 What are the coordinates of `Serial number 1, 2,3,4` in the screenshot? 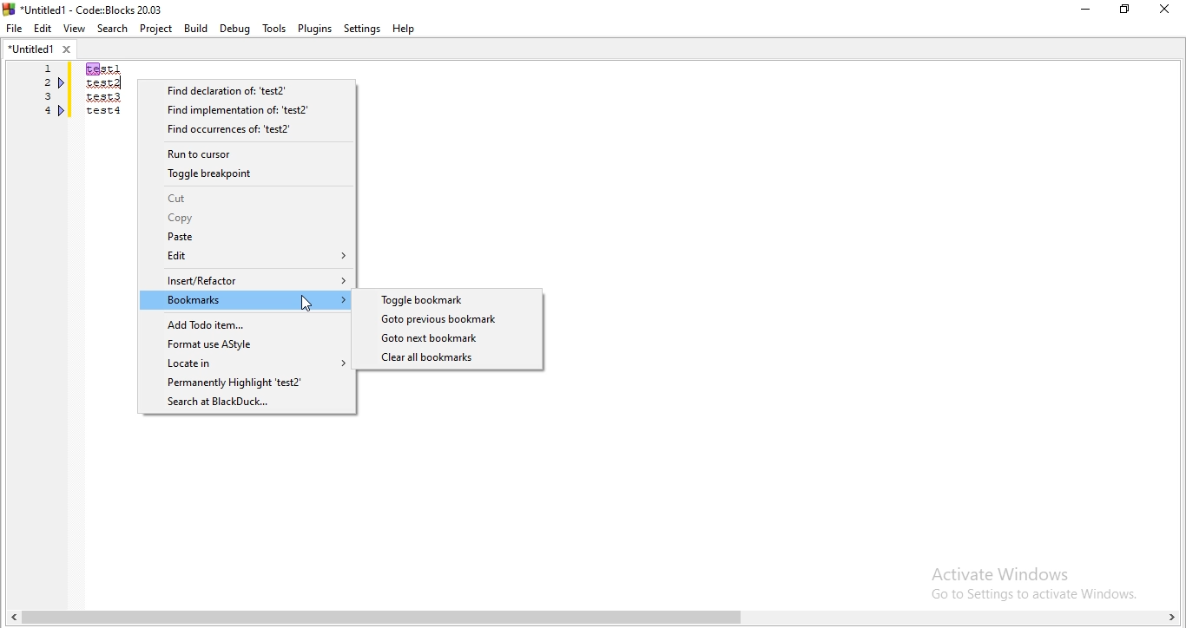 It's located at (45, 93).